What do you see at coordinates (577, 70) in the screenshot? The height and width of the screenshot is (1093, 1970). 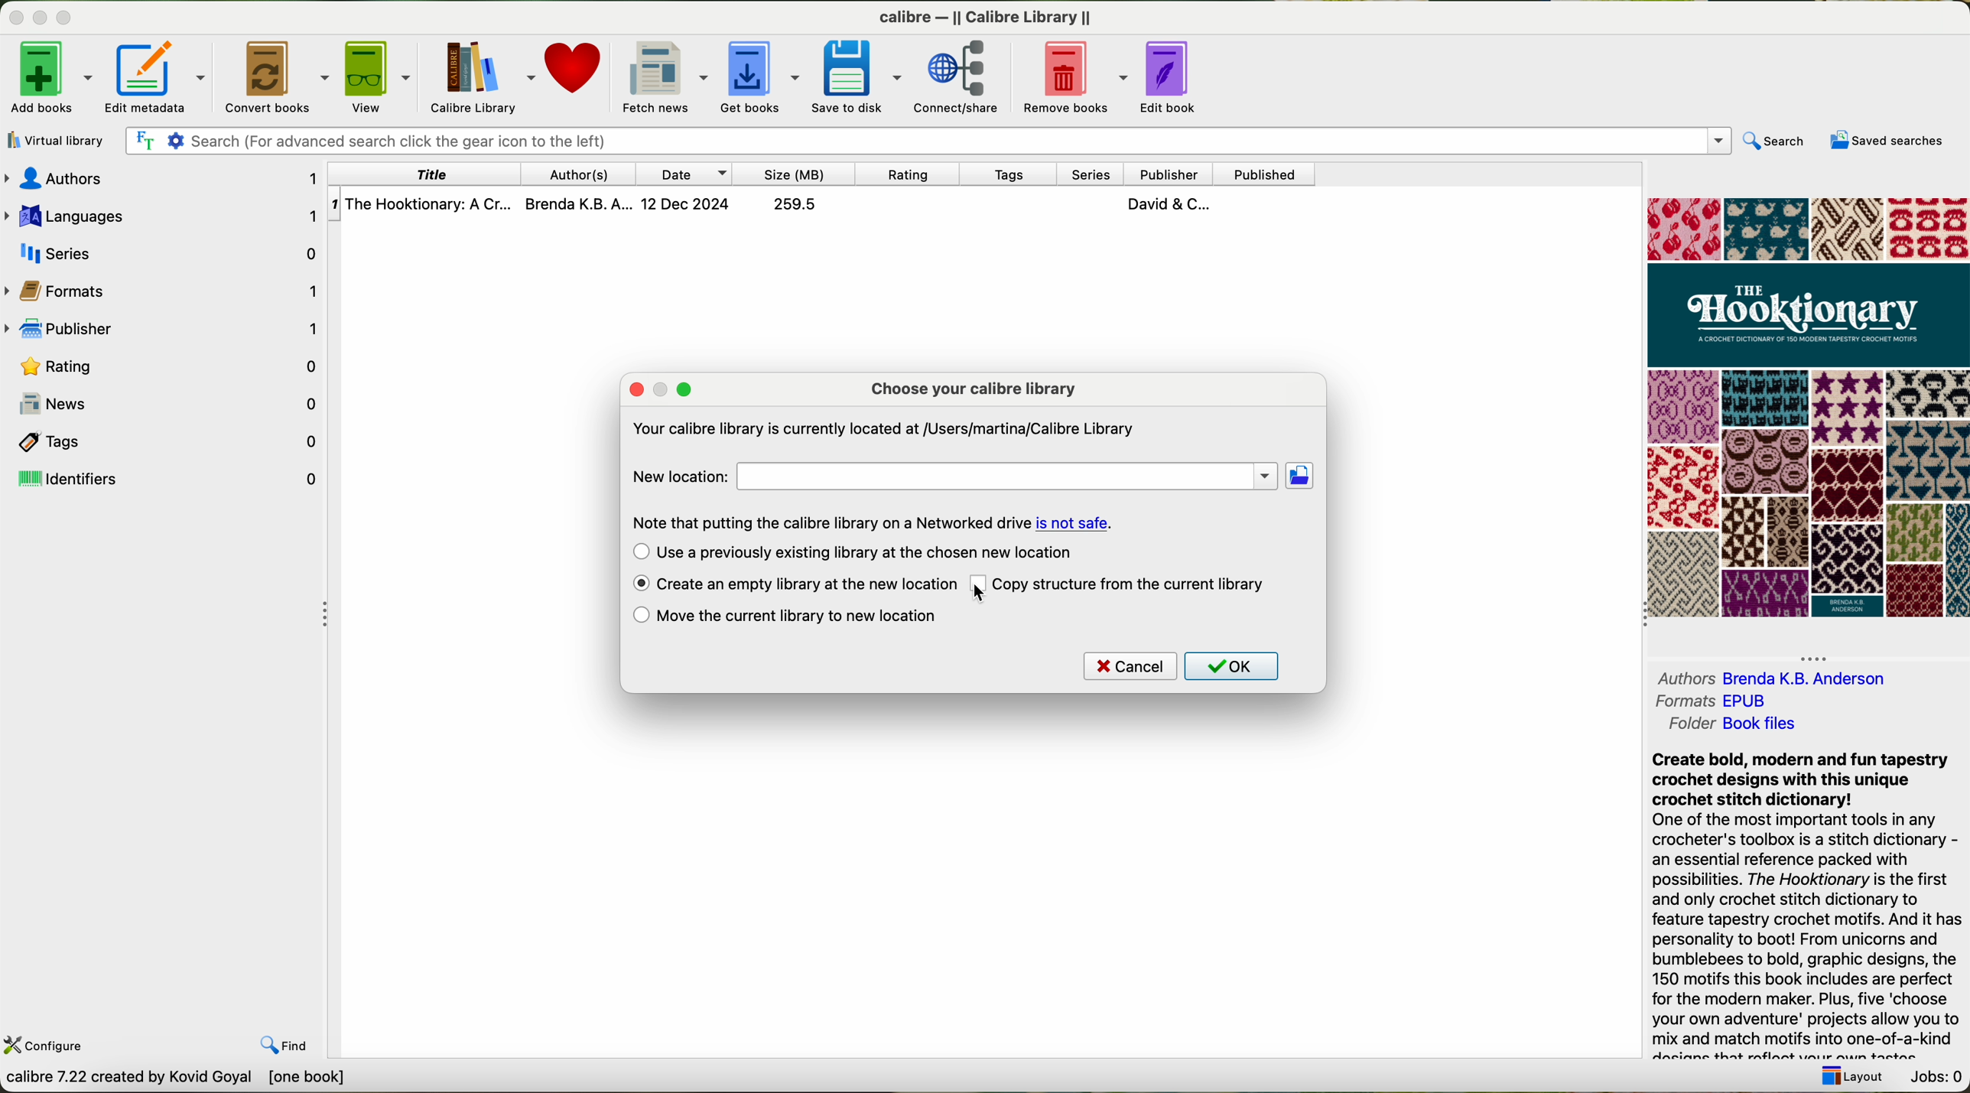 I see `donate` at bounding box center [577, 70].